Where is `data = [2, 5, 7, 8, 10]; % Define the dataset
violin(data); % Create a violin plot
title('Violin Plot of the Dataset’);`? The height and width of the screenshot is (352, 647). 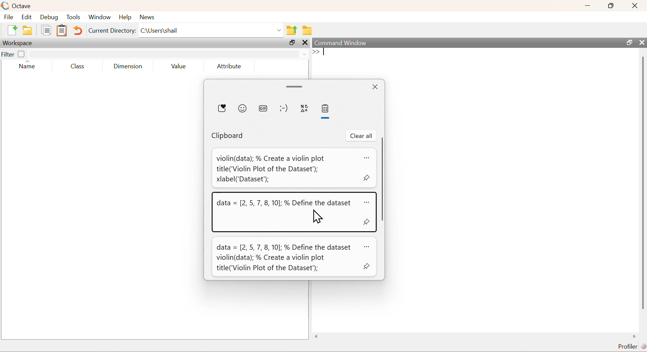 data = [2, 5, 7, 8, 10]; % Define the dataset
violin(data); % Create a violin plot
title('Violin Plot of the Dataset’); is located at coordinates (284, 258).